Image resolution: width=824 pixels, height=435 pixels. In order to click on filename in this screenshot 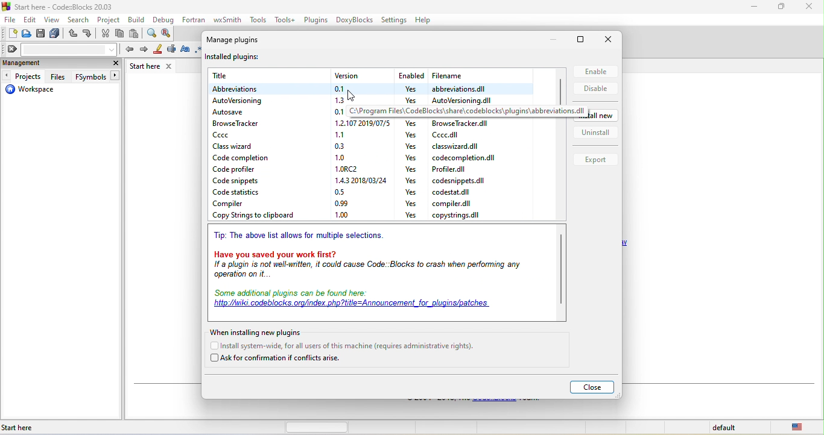, I will do `click(465, 74)`.